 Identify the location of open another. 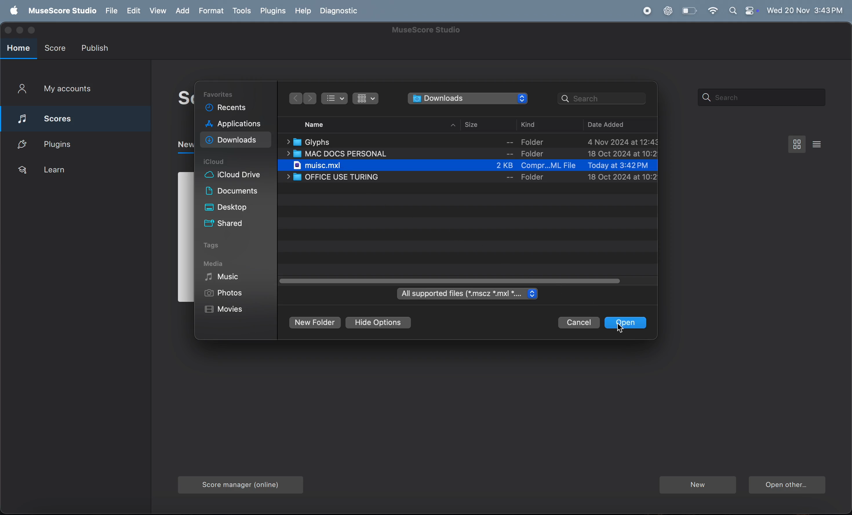
(788, 485).